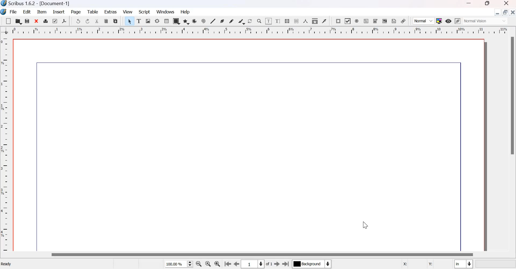 Image resolution: width=516 pixels, height=269 pixels. Describe the element at coordinates (186, 21) in the screenshot. I see `arc` at that location.